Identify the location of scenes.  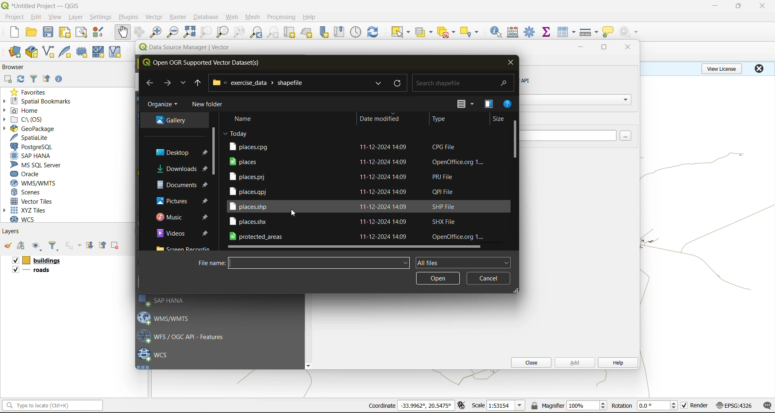
(27, 192).